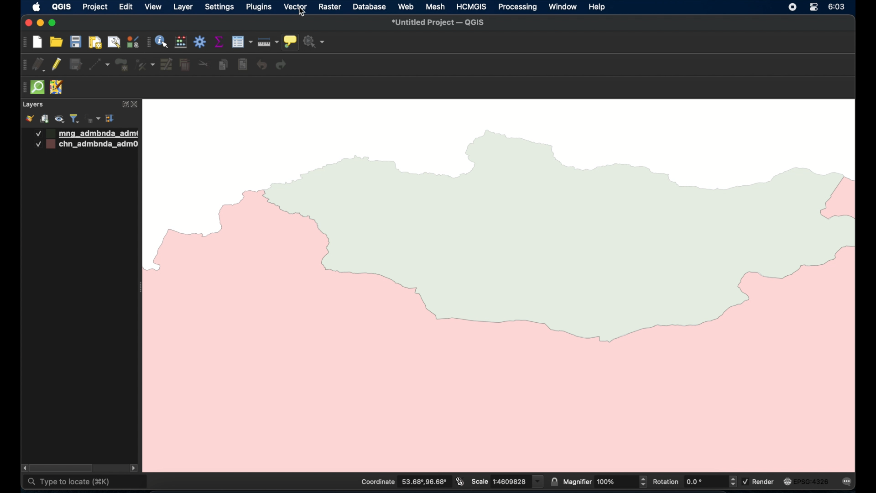 The width and height of the screenshot is (876, 493). I want to click on layer, so click(183, 8).